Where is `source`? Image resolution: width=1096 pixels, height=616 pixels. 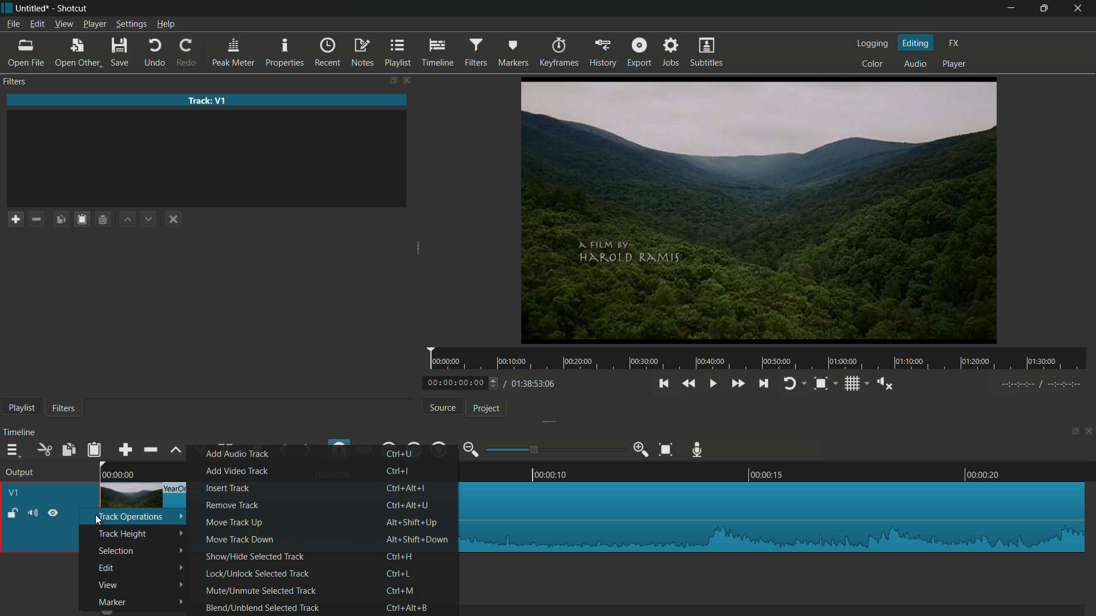
source is located at coordinates (443, 408).